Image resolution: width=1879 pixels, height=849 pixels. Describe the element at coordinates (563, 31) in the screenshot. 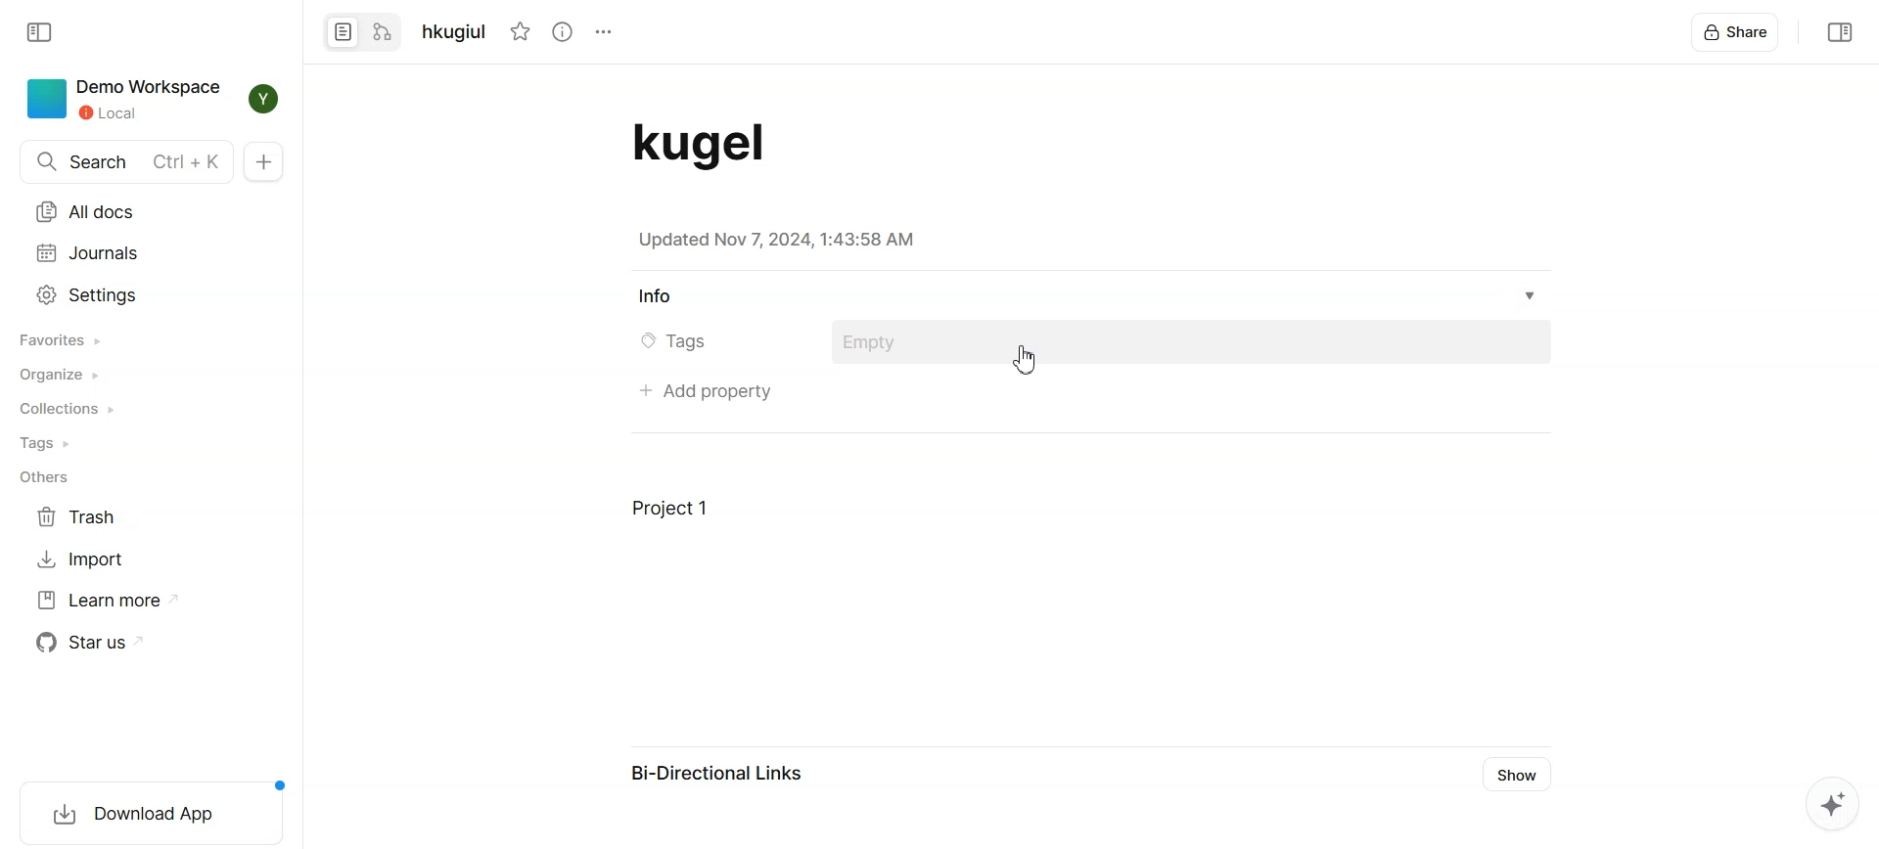

I see `View Info` at that location.